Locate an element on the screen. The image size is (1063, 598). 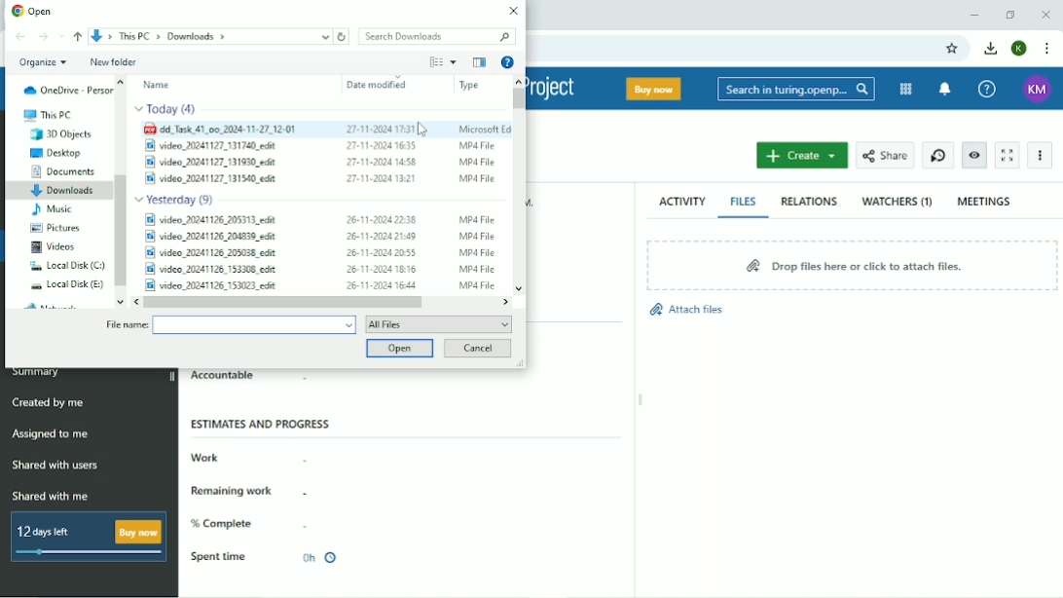
Help is located at coordinates (989, 89).